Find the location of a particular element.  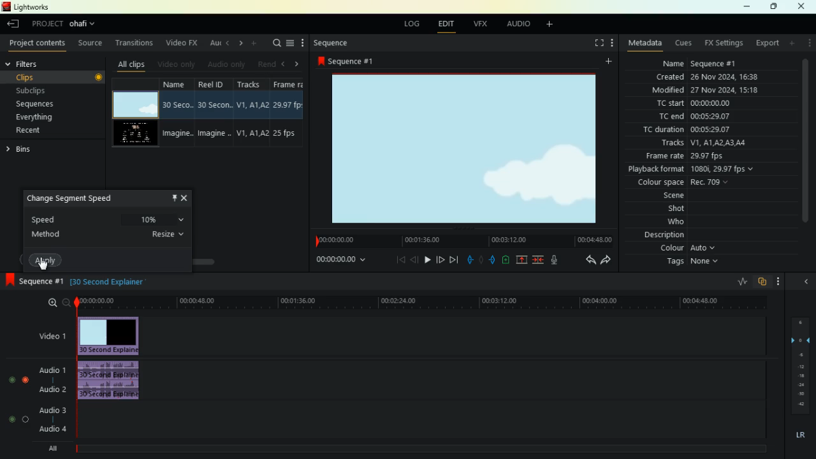

push is located at coordinates (493, 260).